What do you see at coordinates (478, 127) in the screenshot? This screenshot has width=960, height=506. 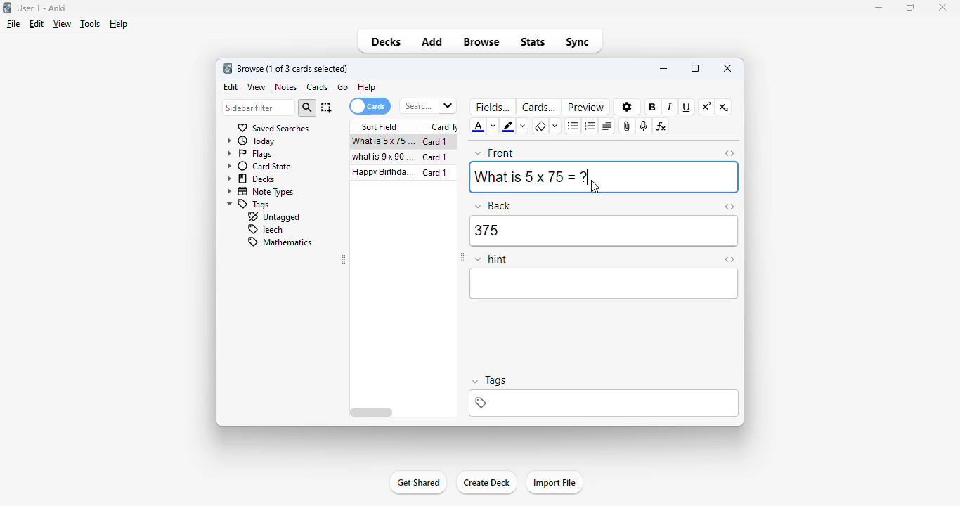 I see `text color` at bounding box center [478, 127].